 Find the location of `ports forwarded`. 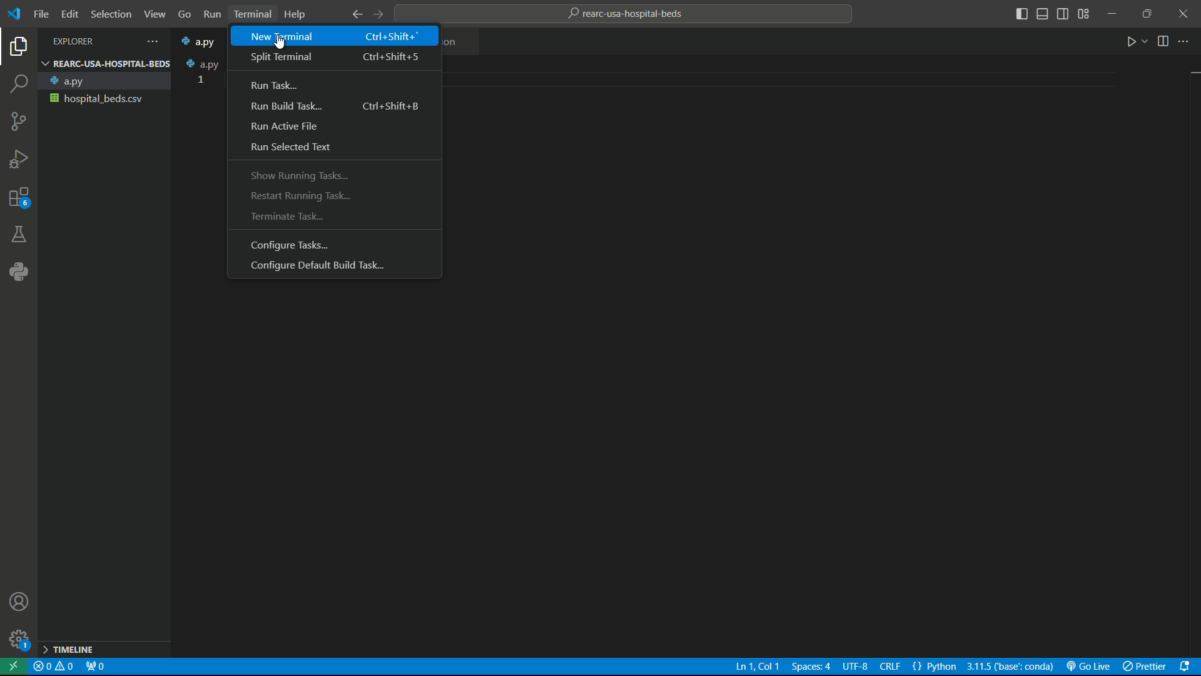

ports forwarded is located at coordinates (96, 667).